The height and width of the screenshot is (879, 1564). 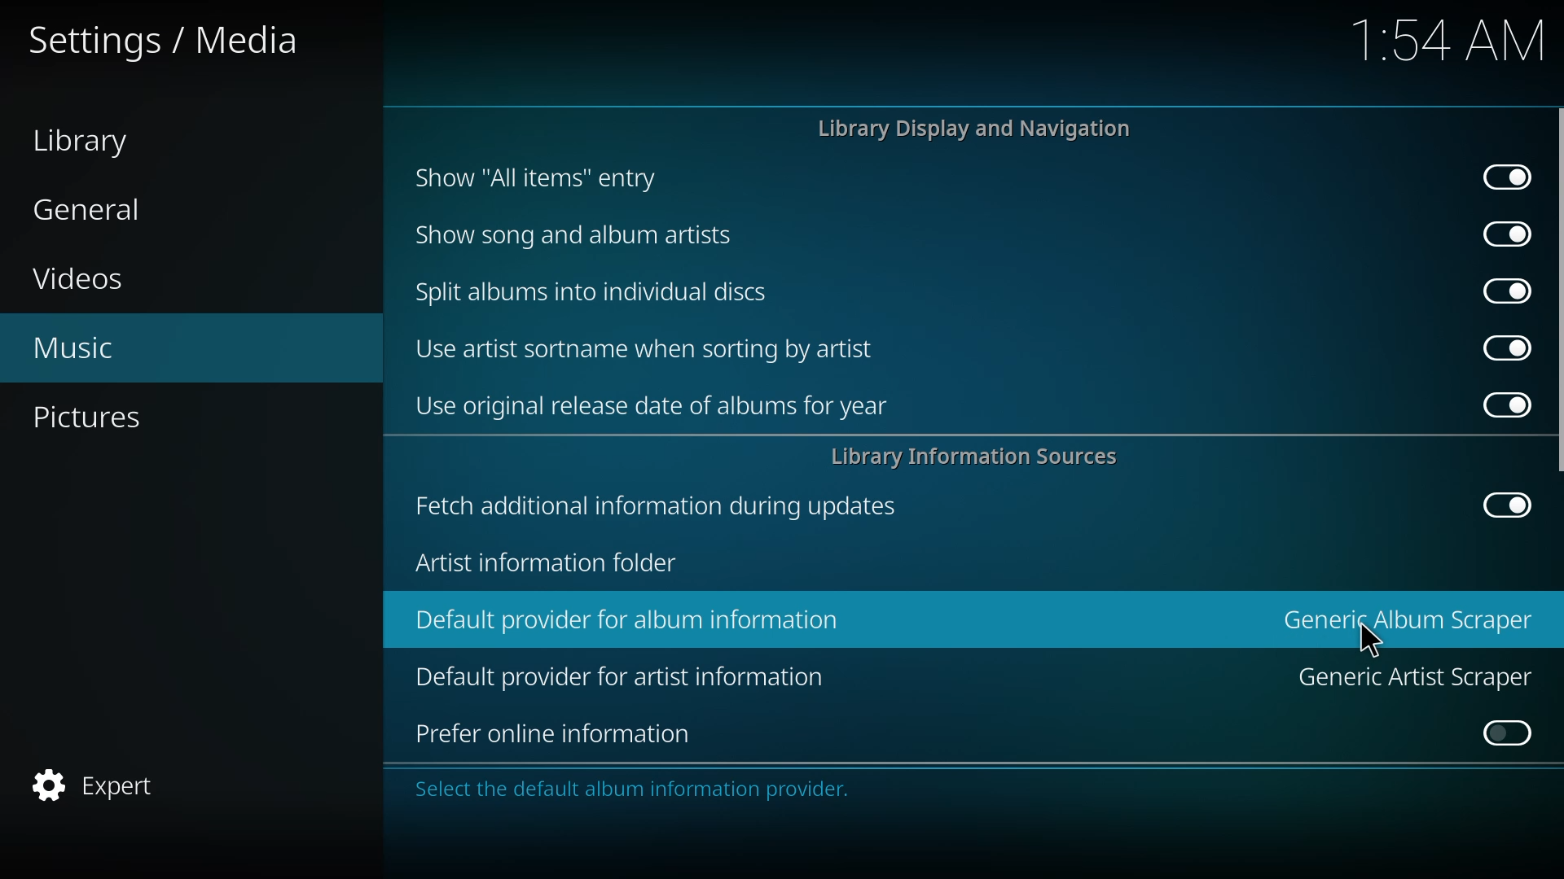 What do you see at coordinates (555, 564) in the screenshot?
I see `artist info folder` at bounding box center [555, 564].